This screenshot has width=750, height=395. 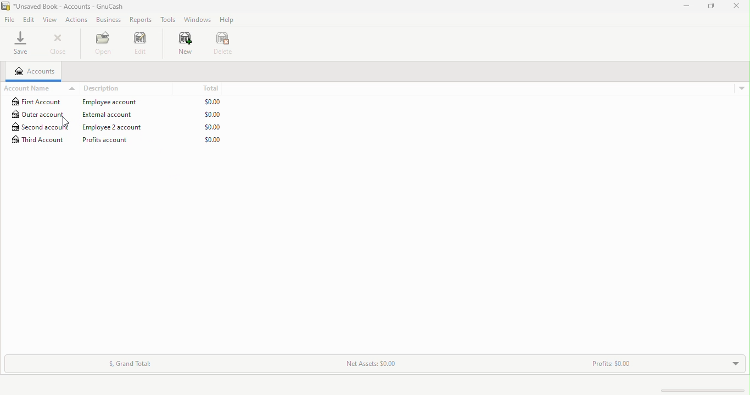 I want to click on New, so click(x=186, y=46).